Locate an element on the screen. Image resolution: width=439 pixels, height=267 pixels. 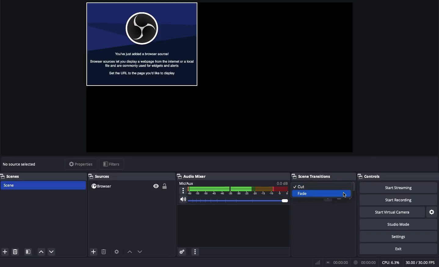
FPS is located at coordinates (419, 262).